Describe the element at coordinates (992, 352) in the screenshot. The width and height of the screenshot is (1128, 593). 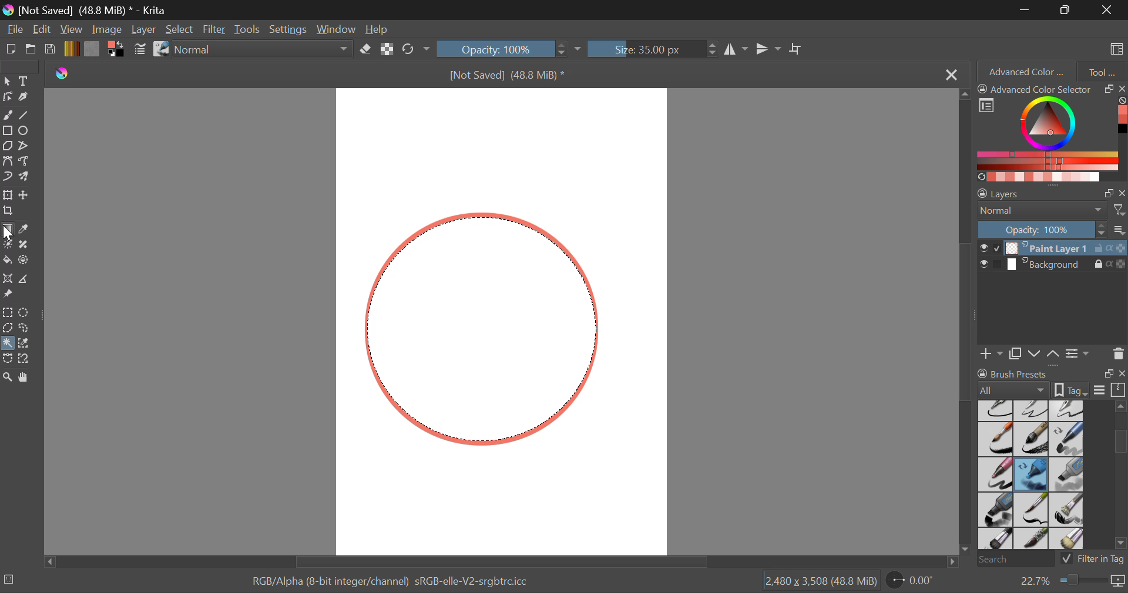
I see `Add Layer` at that location.